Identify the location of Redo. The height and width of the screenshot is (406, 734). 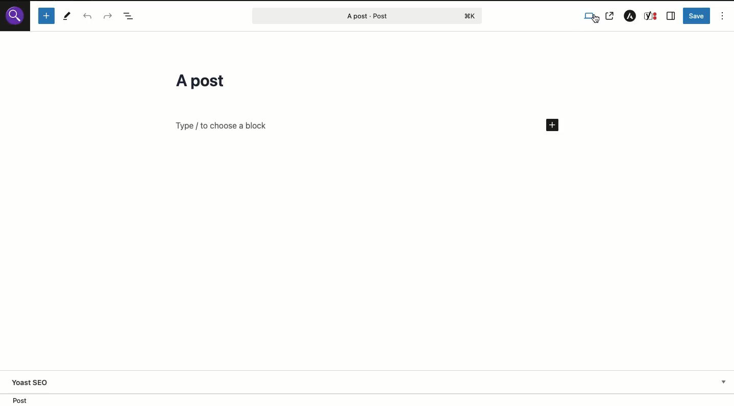
(108, 15).